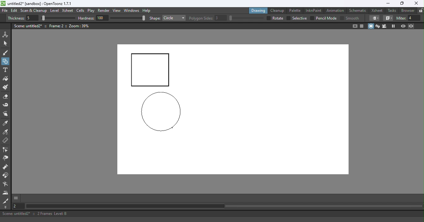 This screenshot has height=222, width=424. What do you see at coordinates (55, 11) in the screenshot?
I see `Level` at bounding box center [55, 11].